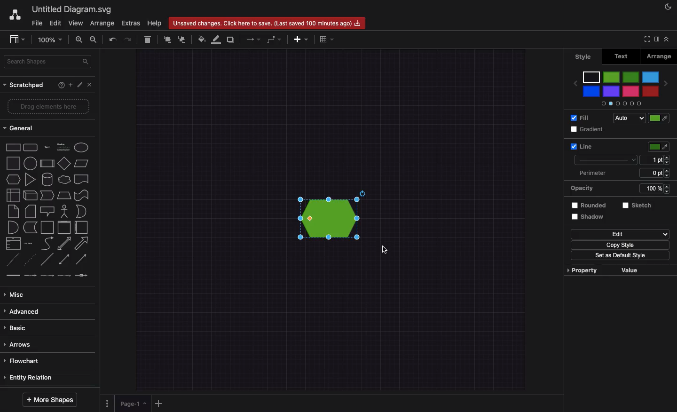  I want to click on Redo, so click(127, 40).